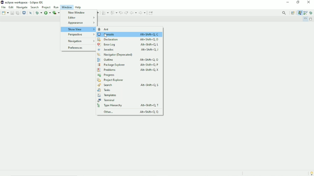 Image resolution: width=314 pixels, height=176 pixels. Describe the element at coordinates (106, 29) in the screenshot. I see `Ant` at that location.